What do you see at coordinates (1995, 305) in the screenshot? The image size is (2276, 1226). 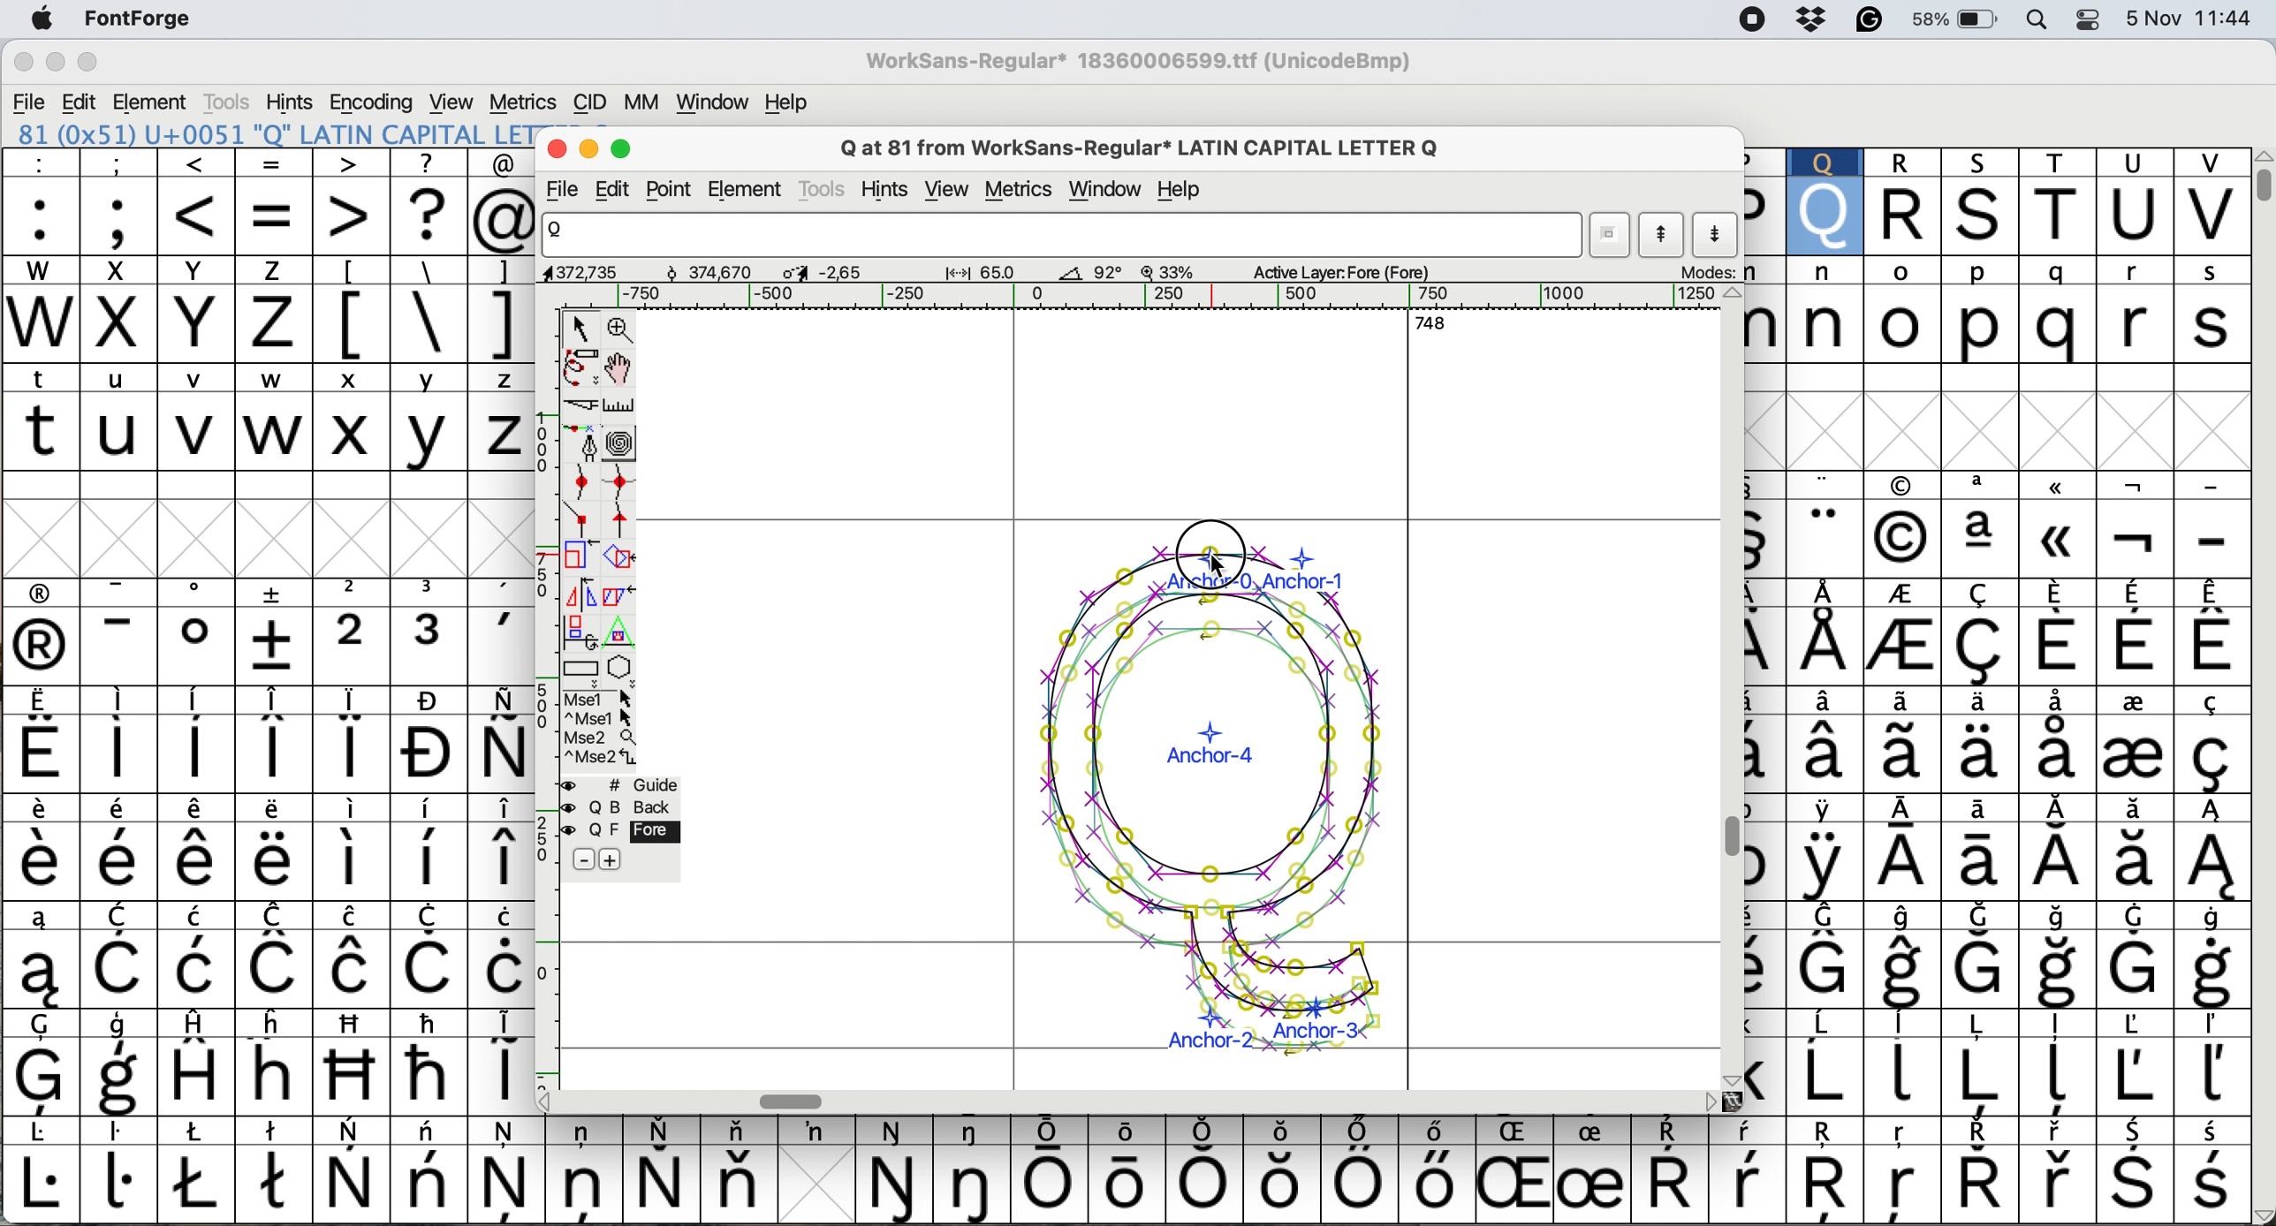 I see `lowercase letters` at bounding box center [1995, 305].